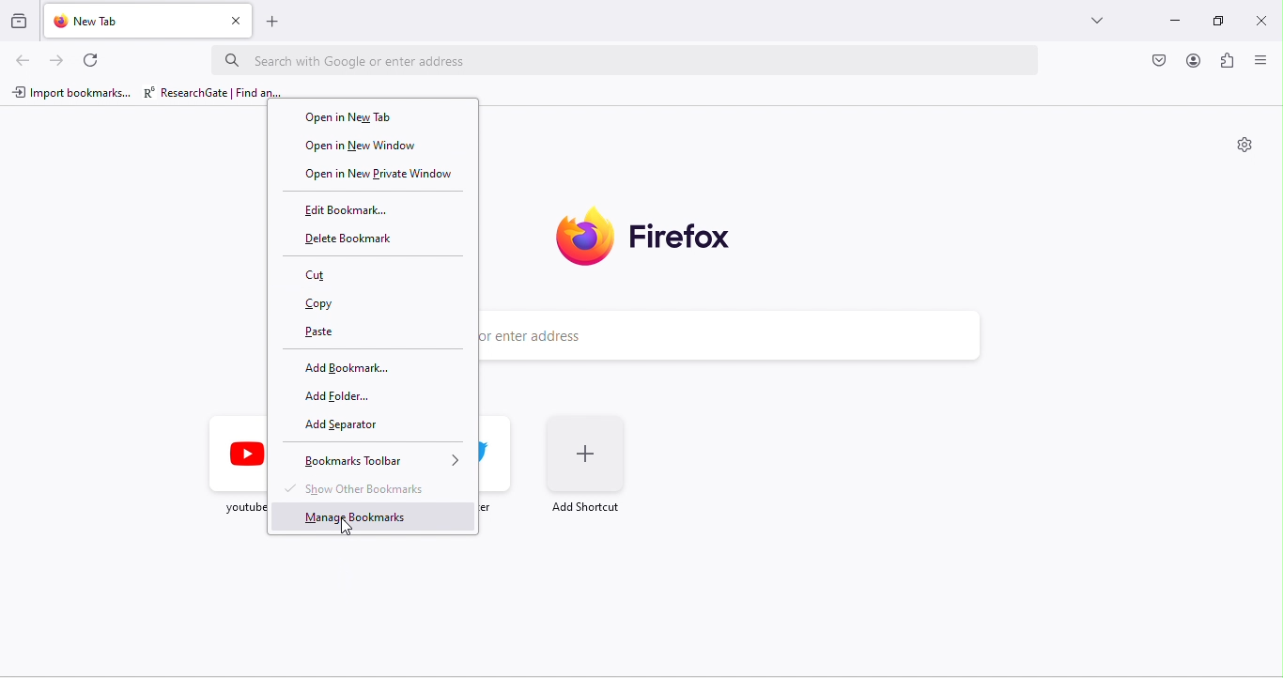  Describe the element at coordinates (23, 23) in the screenshot. I see `View recent browsing across windows and devices` at that location.